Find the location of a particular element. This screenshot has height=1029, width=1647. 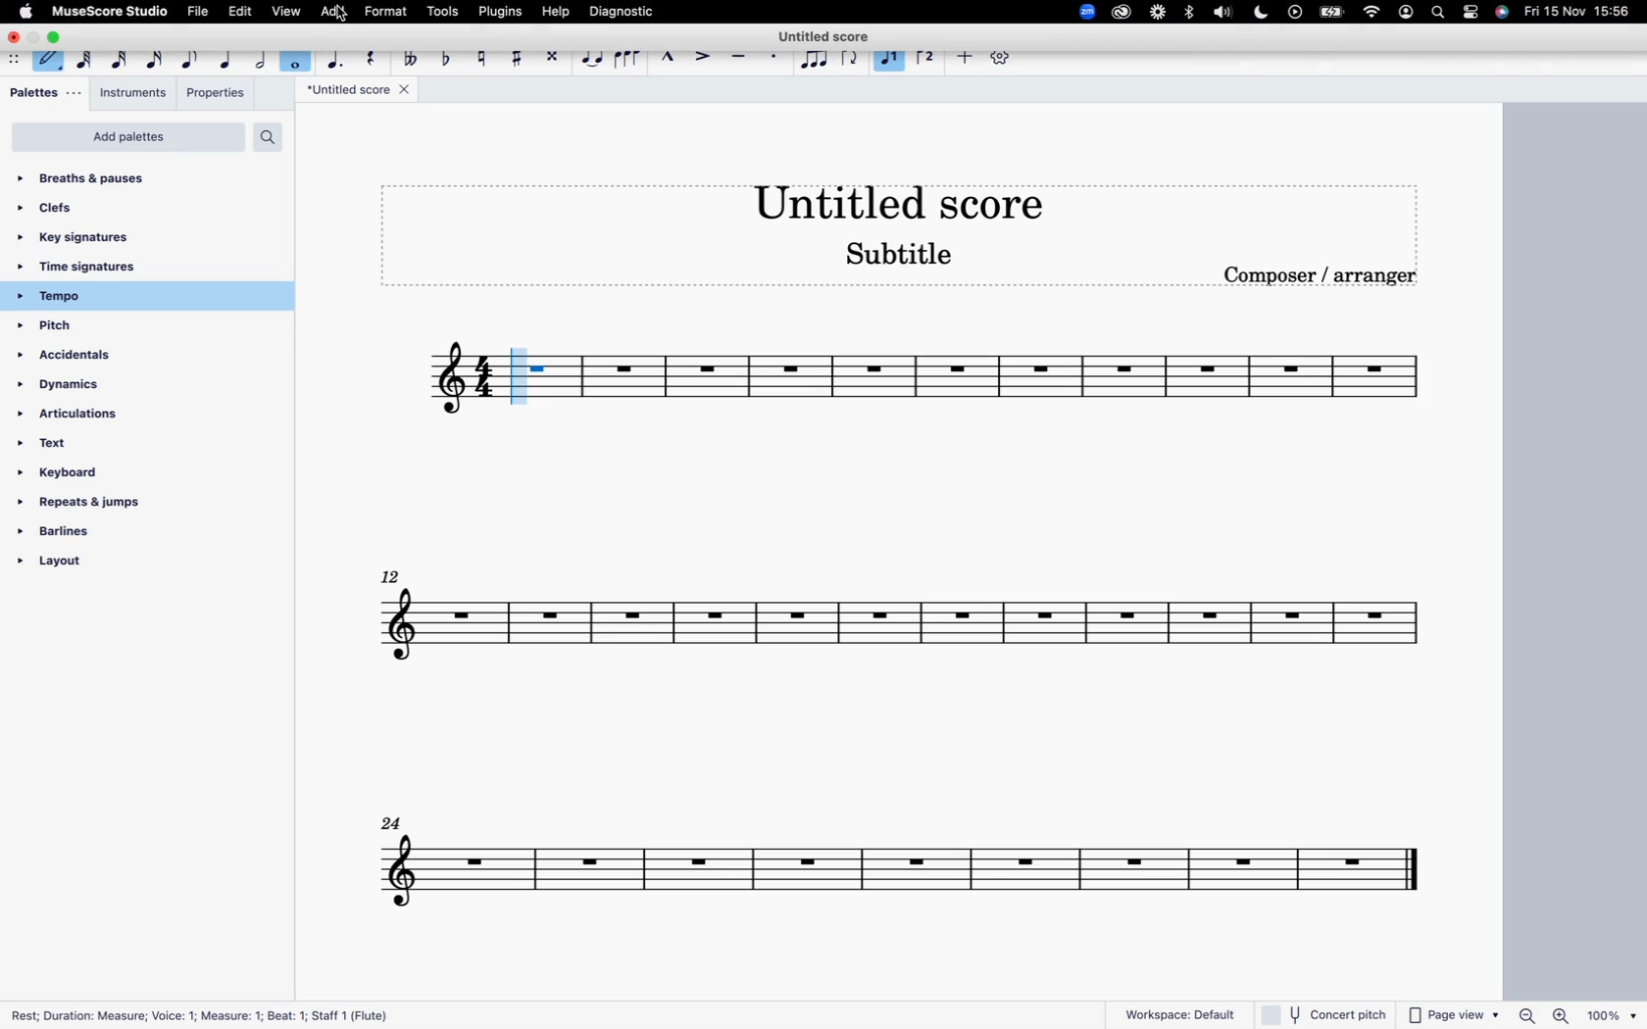

instruments is located at coordinates (134, 95).